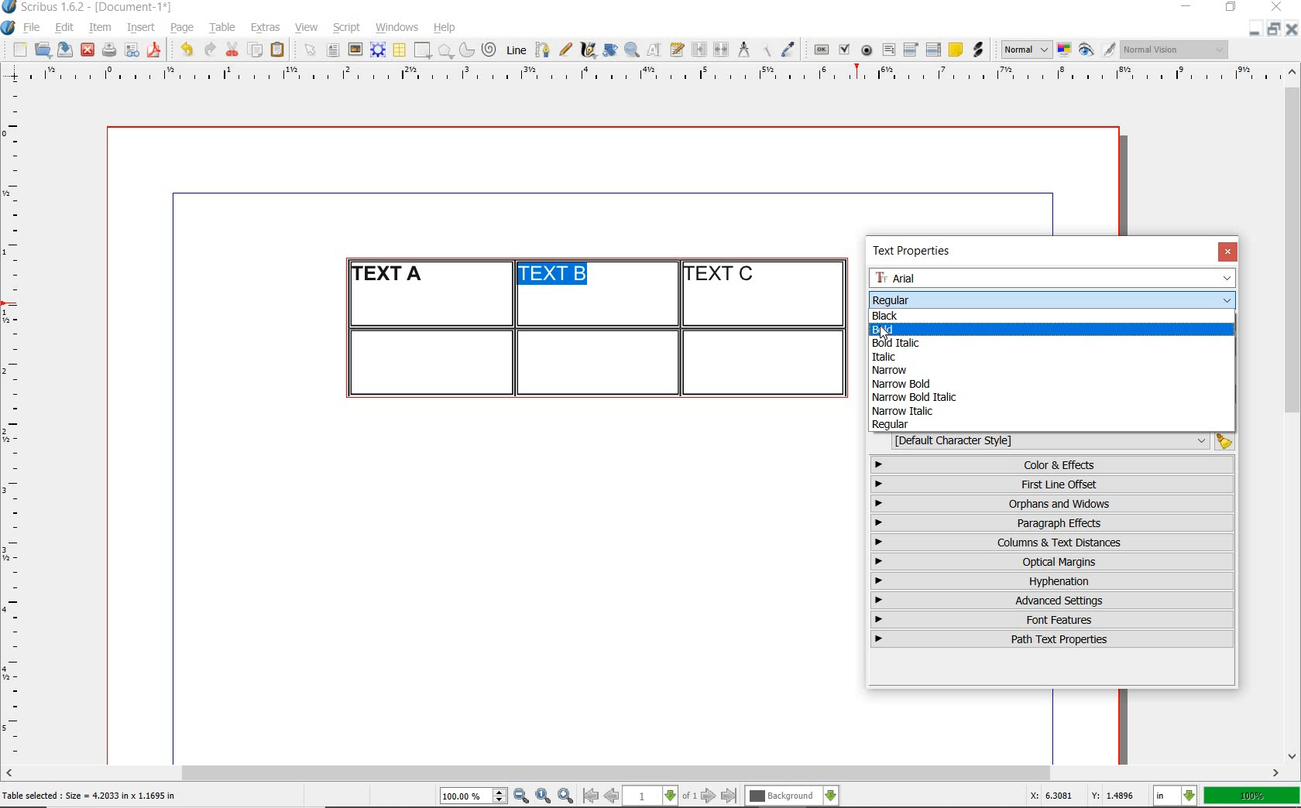  I want to click on bold italic, so click(903, 343).